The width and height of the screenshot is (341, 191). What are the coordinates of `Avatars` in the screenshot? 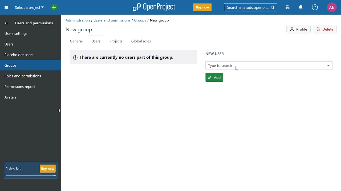 It's located at (30, 98).